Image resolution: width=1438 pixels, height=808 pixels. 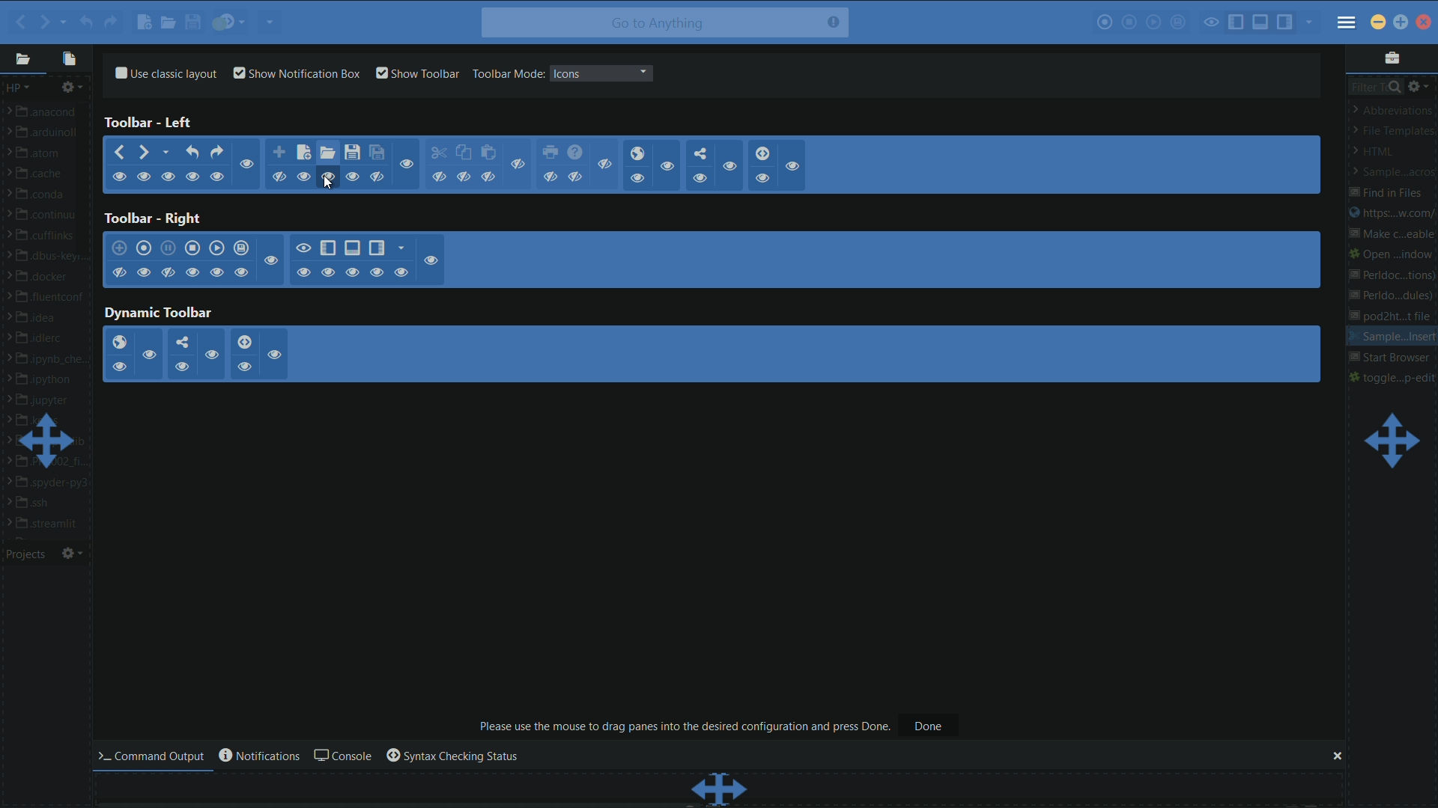 What do you see at coordinates (1393, 254) in the screenshot?
I see `open window` at bounding box center [1393, 254].